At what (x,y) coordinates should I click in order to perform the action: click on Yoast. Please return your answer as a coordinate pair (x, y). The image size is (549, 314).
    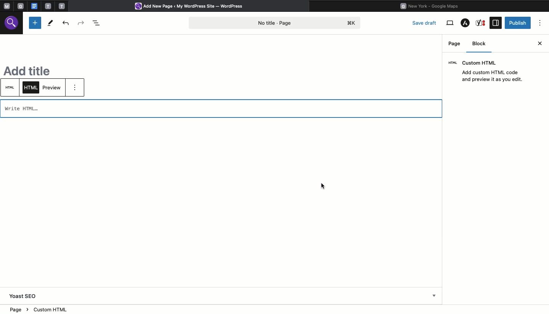
    Looking at the image, I should click on (482, 23).